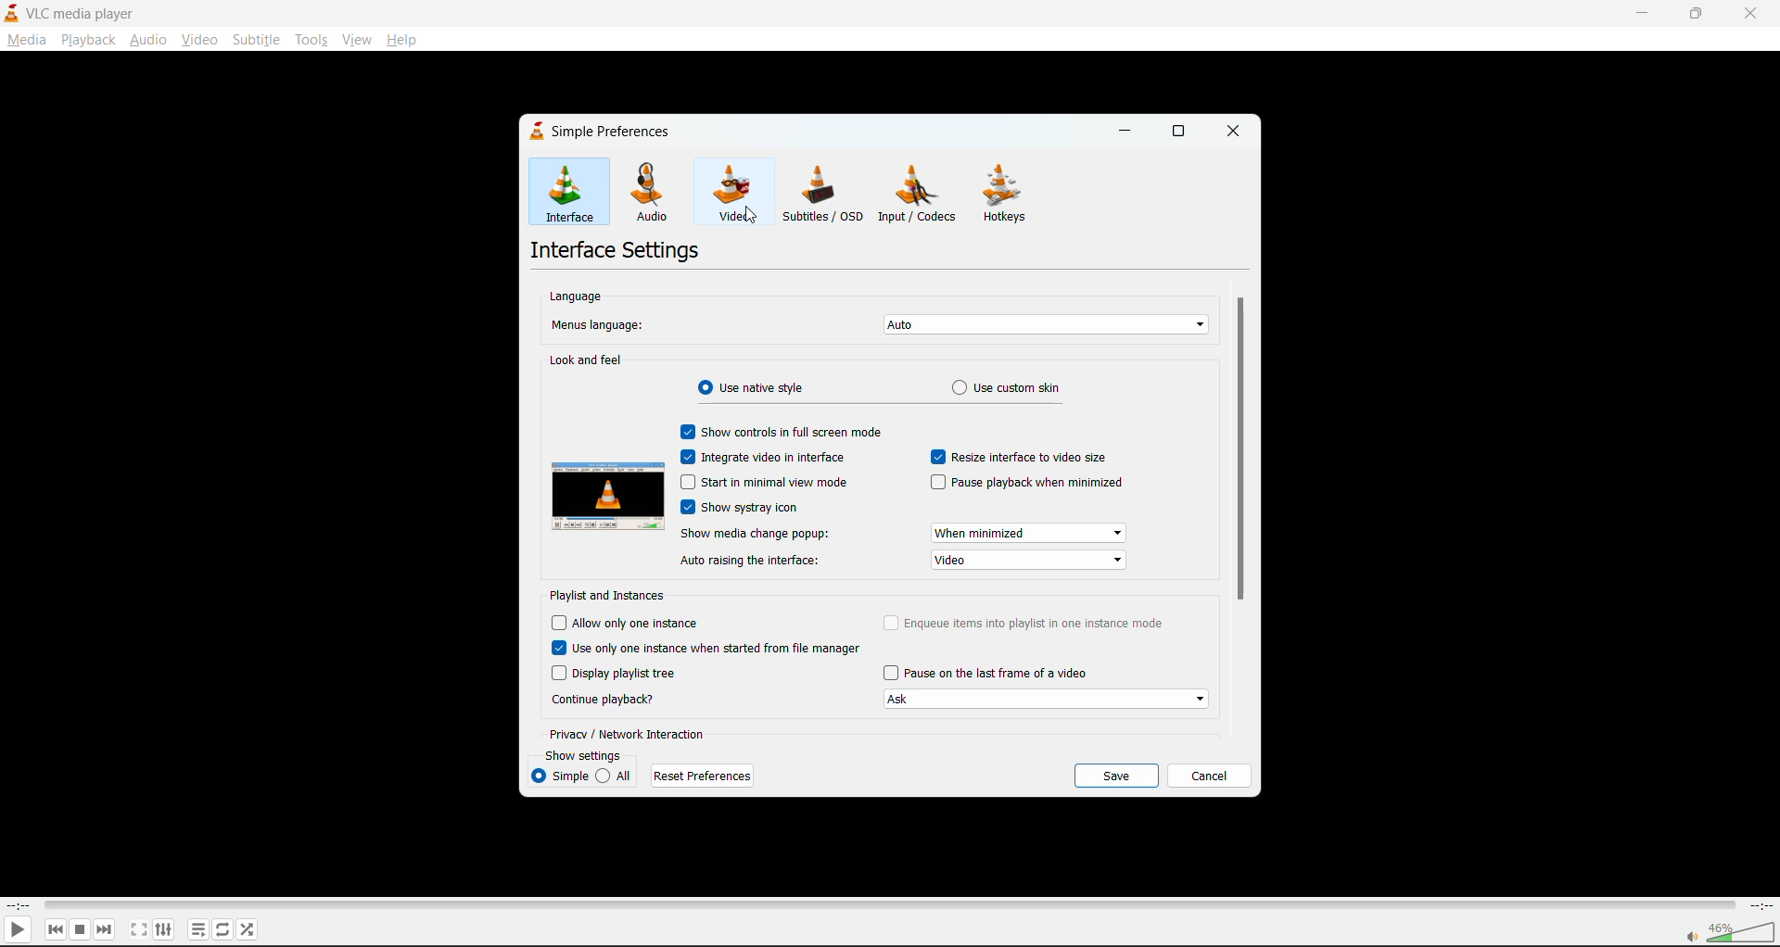 The image size is (1780, 947). I want to click on playback, so click(89, 40).